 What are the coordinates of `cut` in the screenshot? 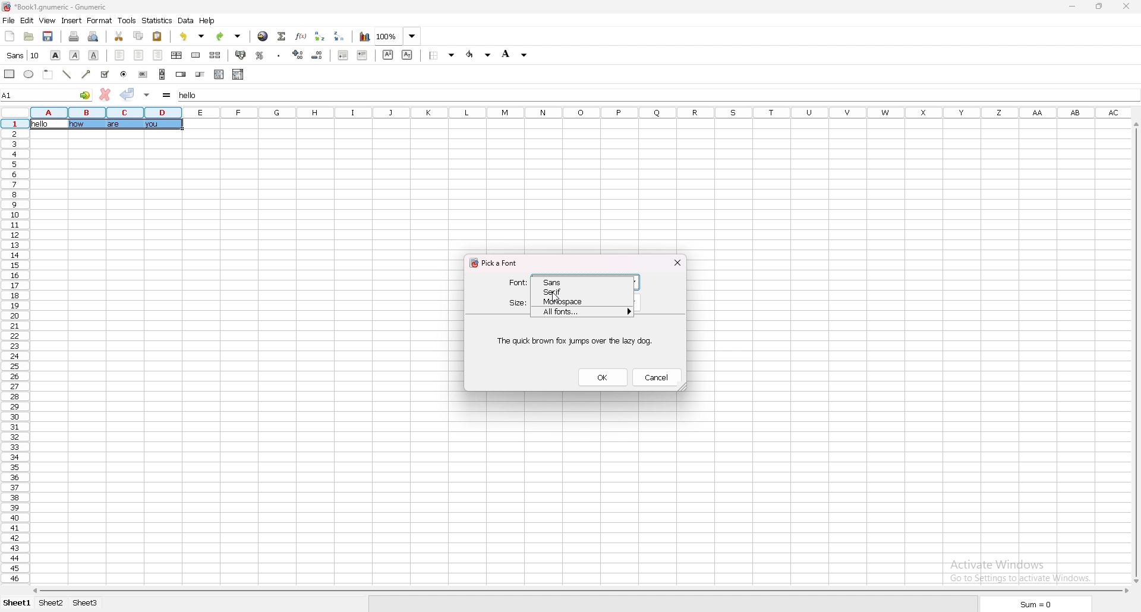 It's located at (118, 35).